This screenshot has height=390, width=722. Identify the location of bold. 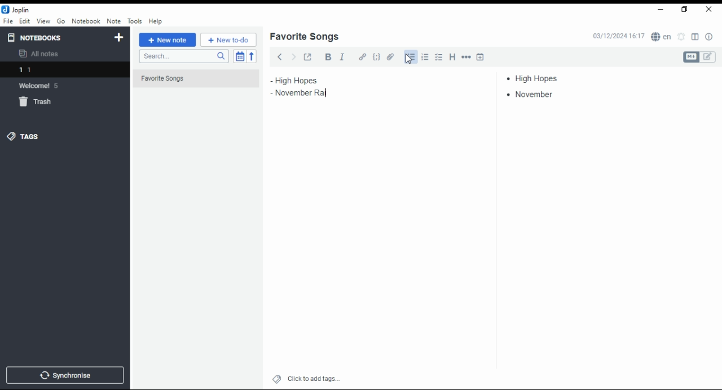
(328, 57).